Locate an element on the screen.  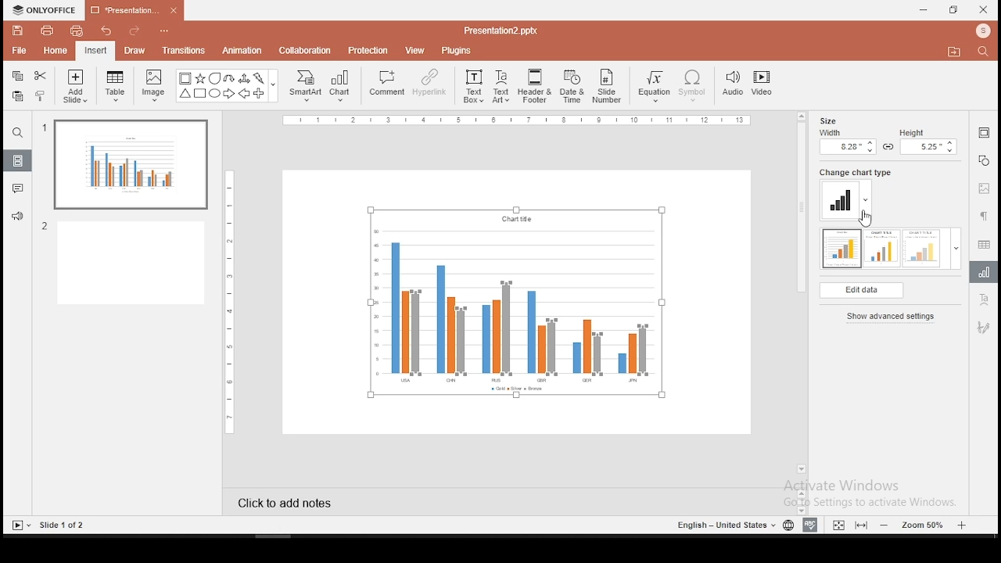
paste is located at coordinates (17, 96).